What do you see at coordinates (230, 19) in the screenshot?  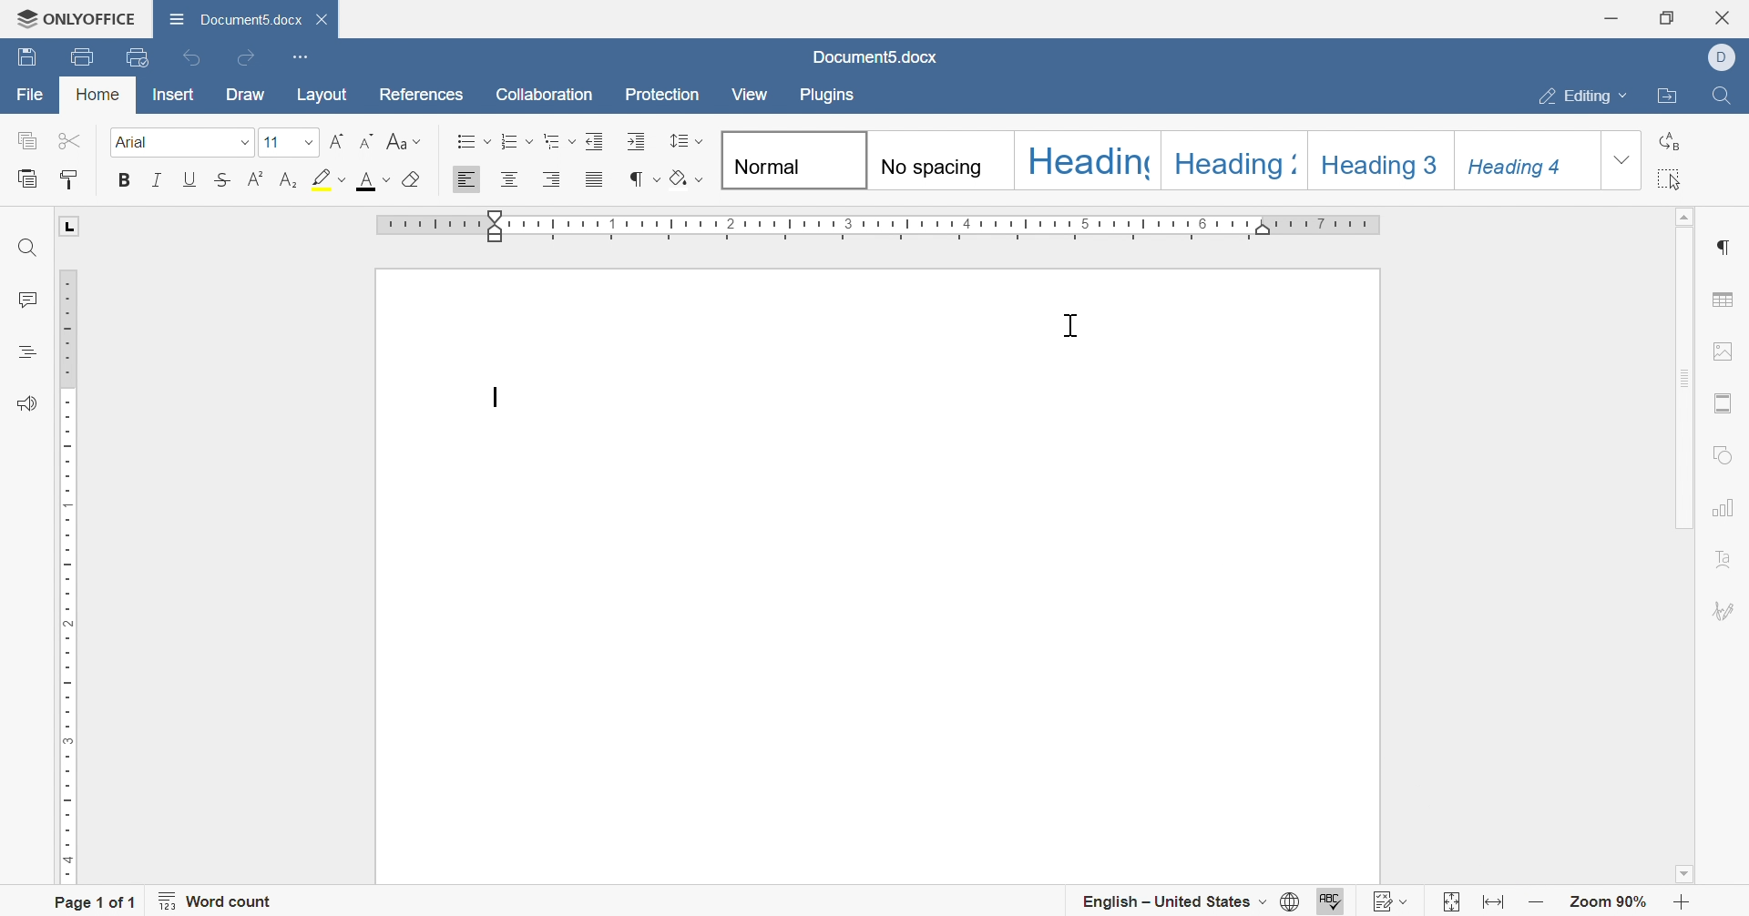 I see `Document5.docx` at bounding box center [230, 19].